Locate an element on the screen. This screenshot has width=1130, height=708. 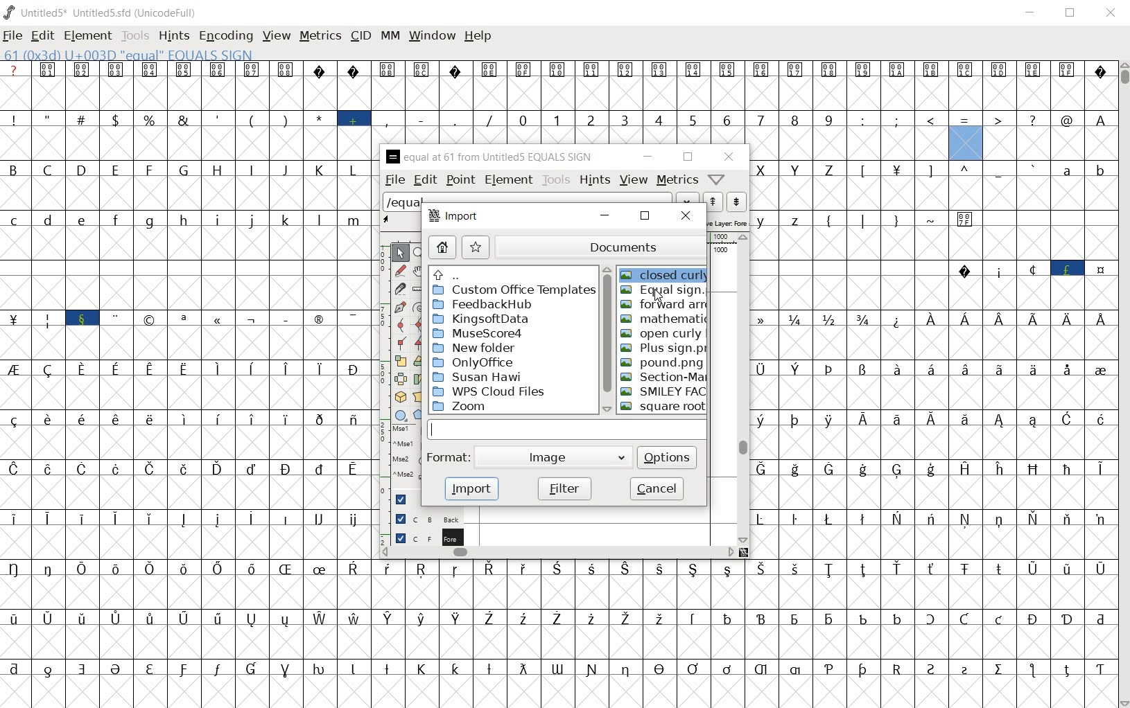
edit is located at coordinates (42, 35).